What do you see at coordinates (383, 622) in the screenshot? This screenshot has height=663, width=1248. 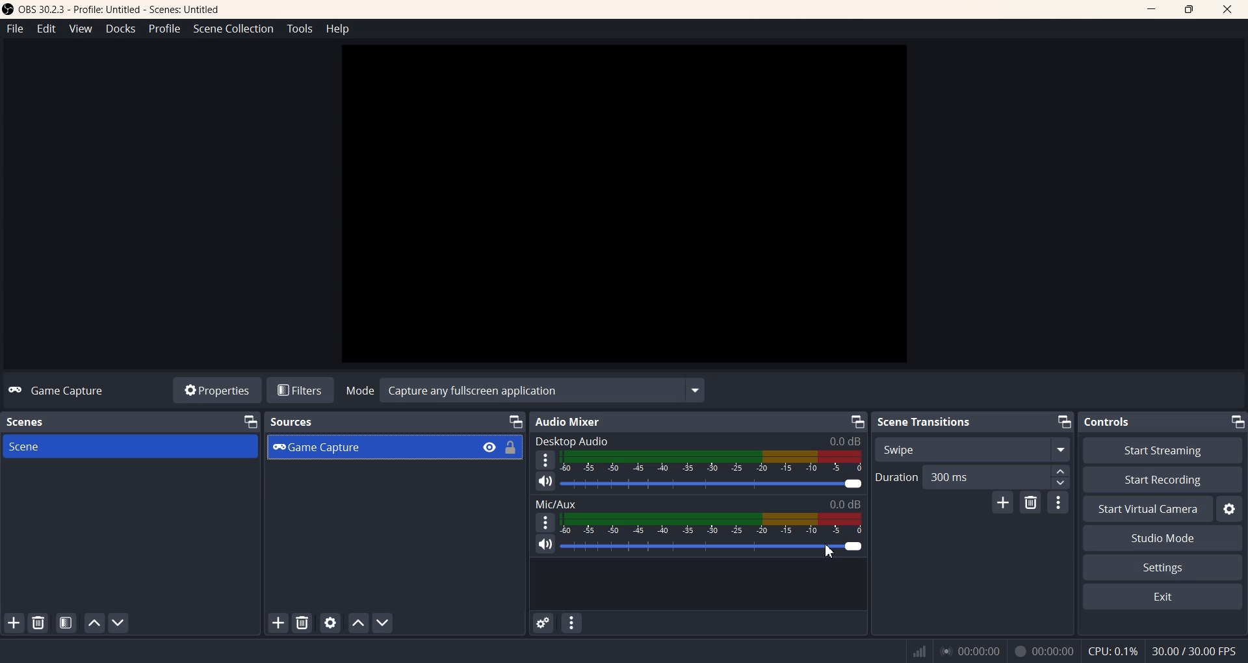 I see `Move Source Down` at bounding box center [383, 622].